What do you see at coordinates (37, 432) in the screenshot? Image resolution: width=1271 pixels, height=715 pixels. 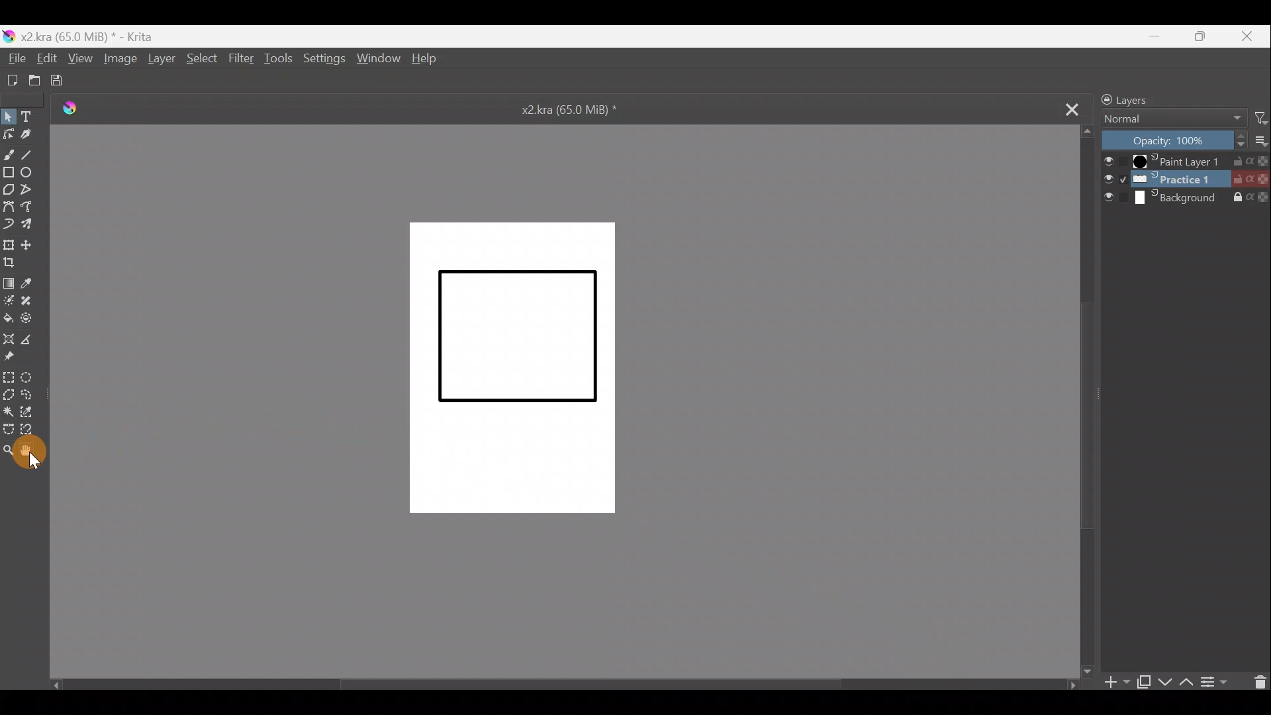 I see `Magnetic curve selection tool` at bounding box center [37, 432].